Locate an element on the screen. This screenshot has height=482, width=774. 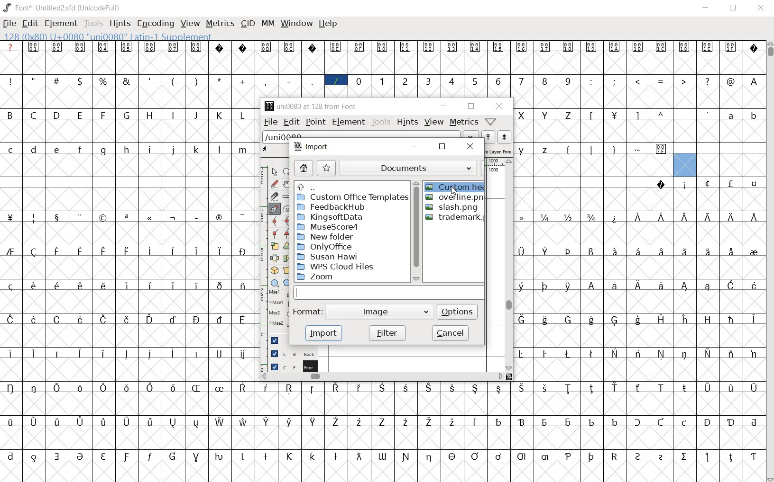
glyph is located at coordinates (709, 114).